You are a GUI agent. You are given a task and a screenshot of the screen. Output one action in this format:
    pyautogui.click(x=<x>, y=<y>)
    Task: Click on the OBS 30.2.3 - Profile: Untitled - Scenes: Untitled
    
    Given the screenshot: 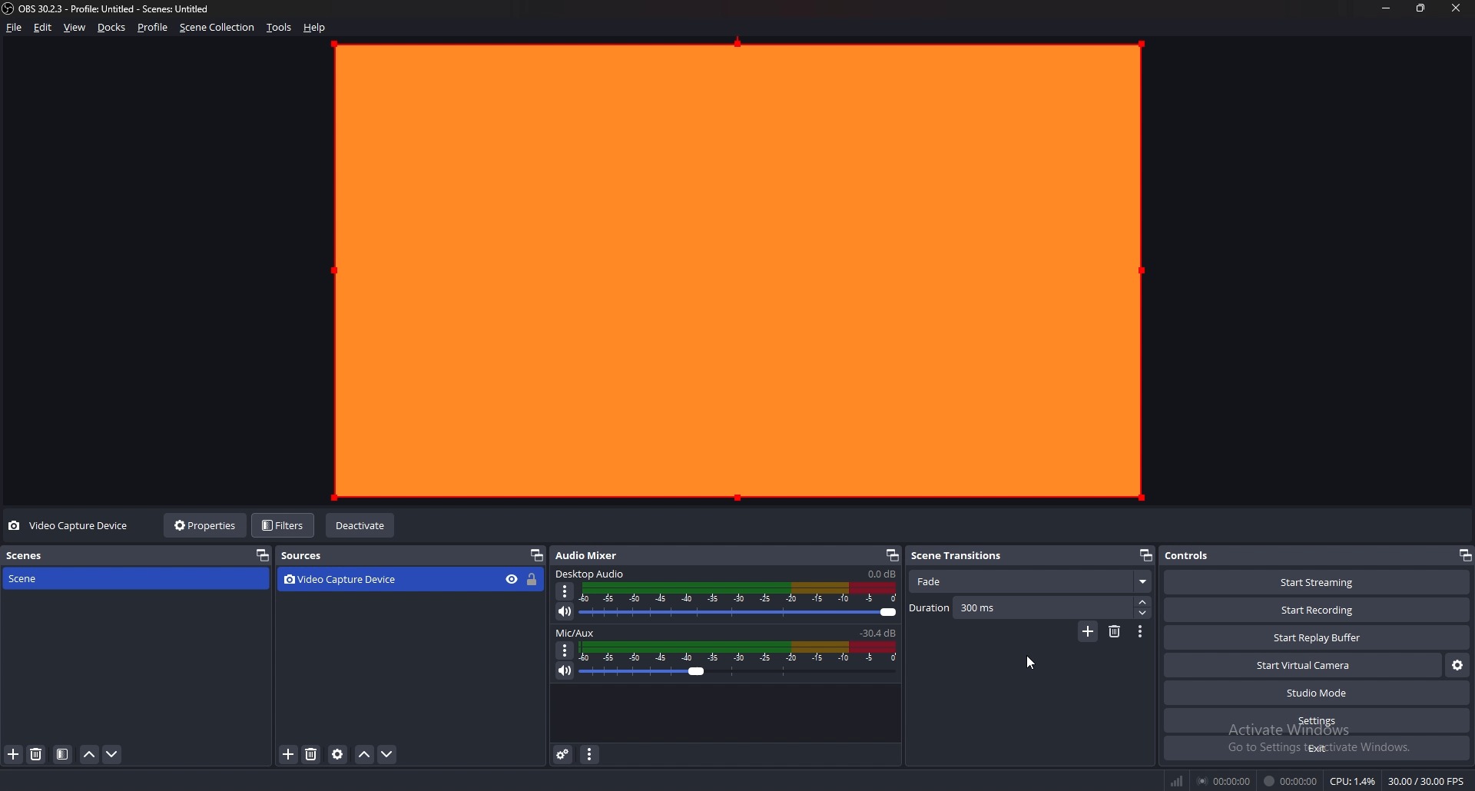 What is the action you would take?
    pyautogui.click(x=119, y=10)
    